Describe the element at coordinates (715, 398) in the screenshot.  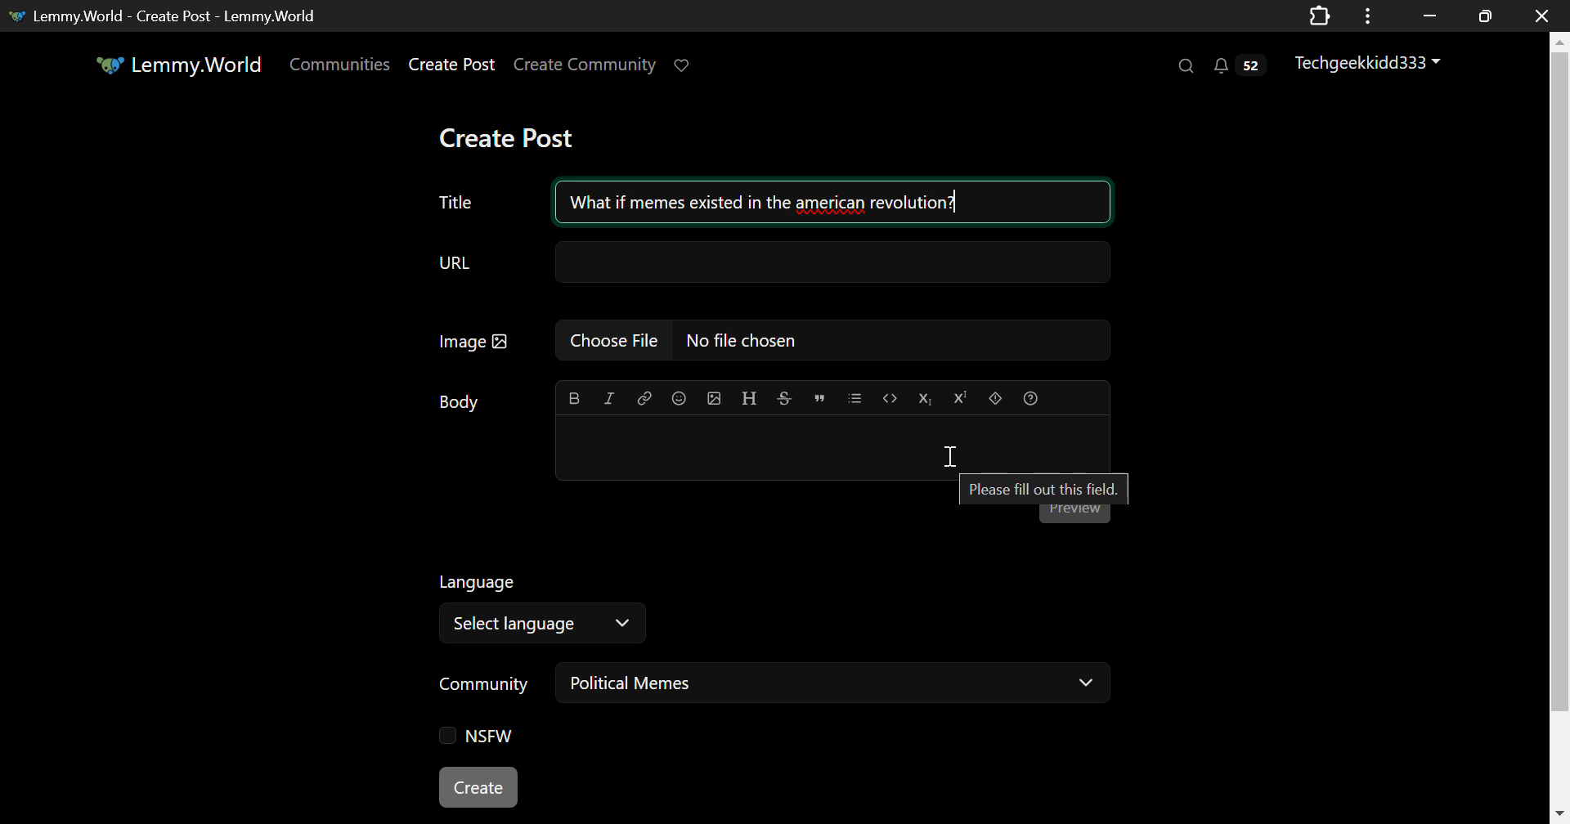
I see `Insert Image` at that location.